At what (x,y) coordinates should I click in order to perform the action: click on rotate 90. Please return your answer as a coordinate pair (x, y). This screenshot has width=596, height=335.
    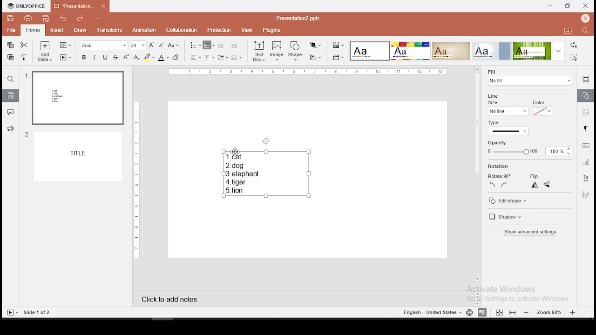
    Looking at the image, I should click on (500, 174).